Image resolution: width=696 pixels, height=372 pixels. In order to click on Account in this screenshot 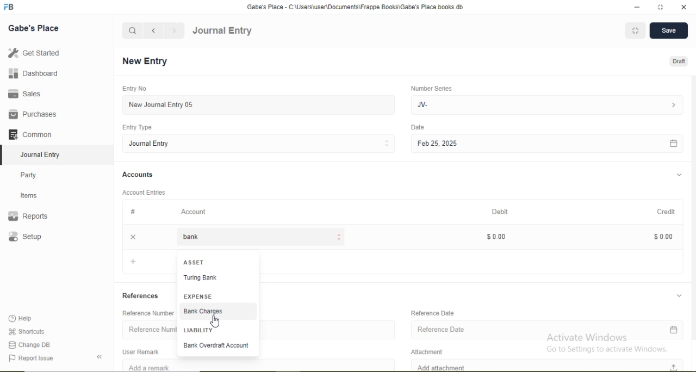, I will do `click(194, 212)`.